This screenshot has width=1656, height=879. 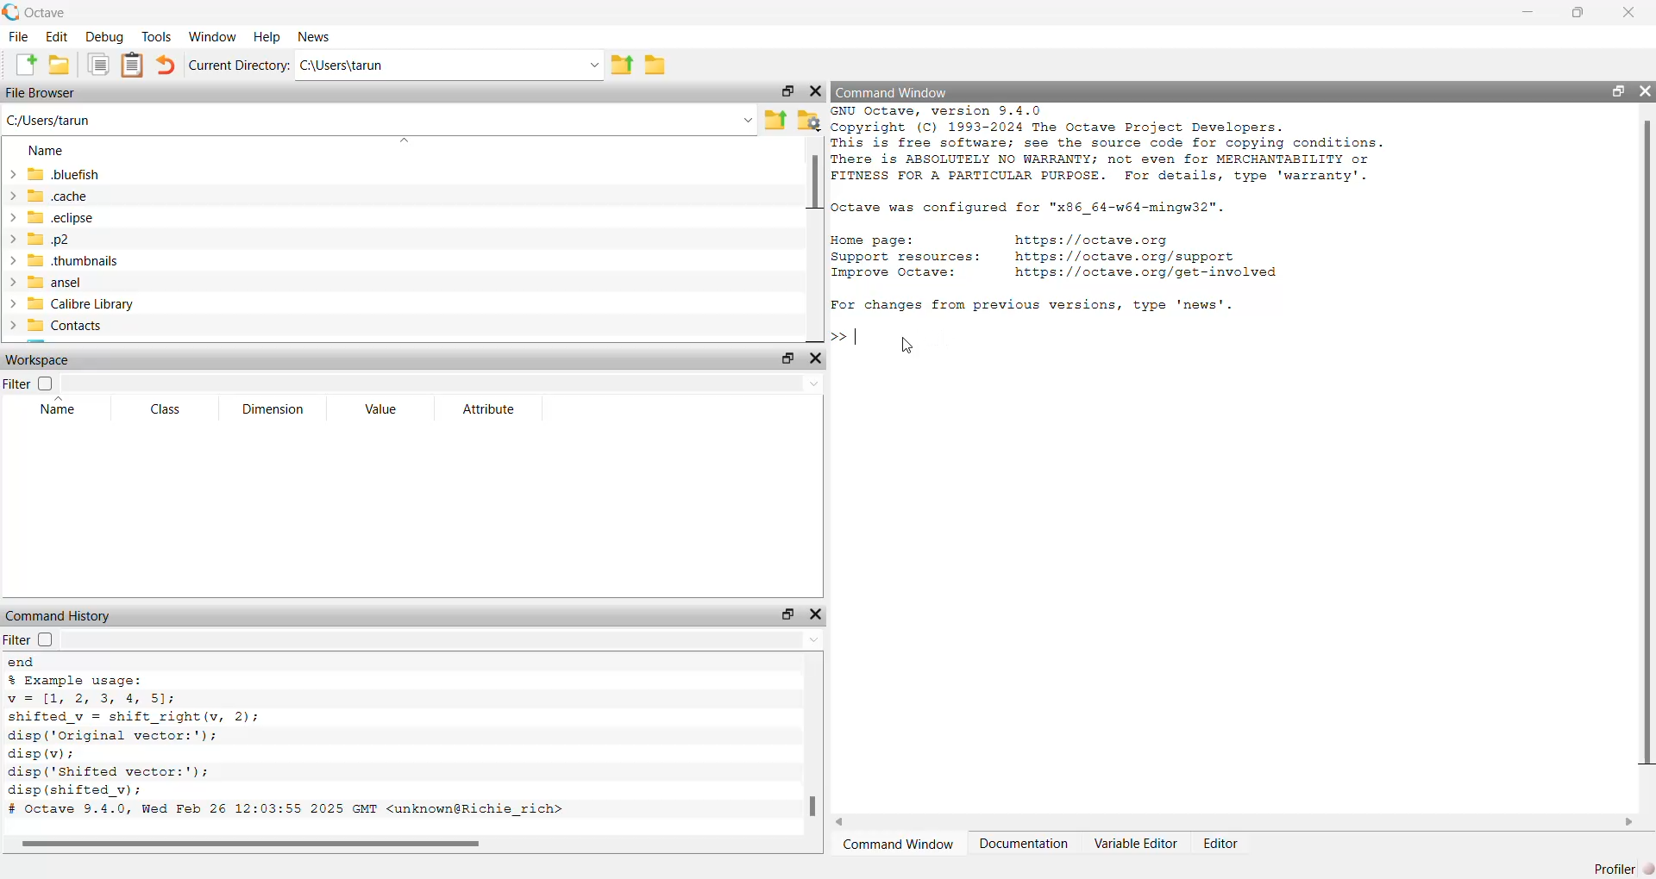 I want to click on current directory, so click(x=240, y=65).